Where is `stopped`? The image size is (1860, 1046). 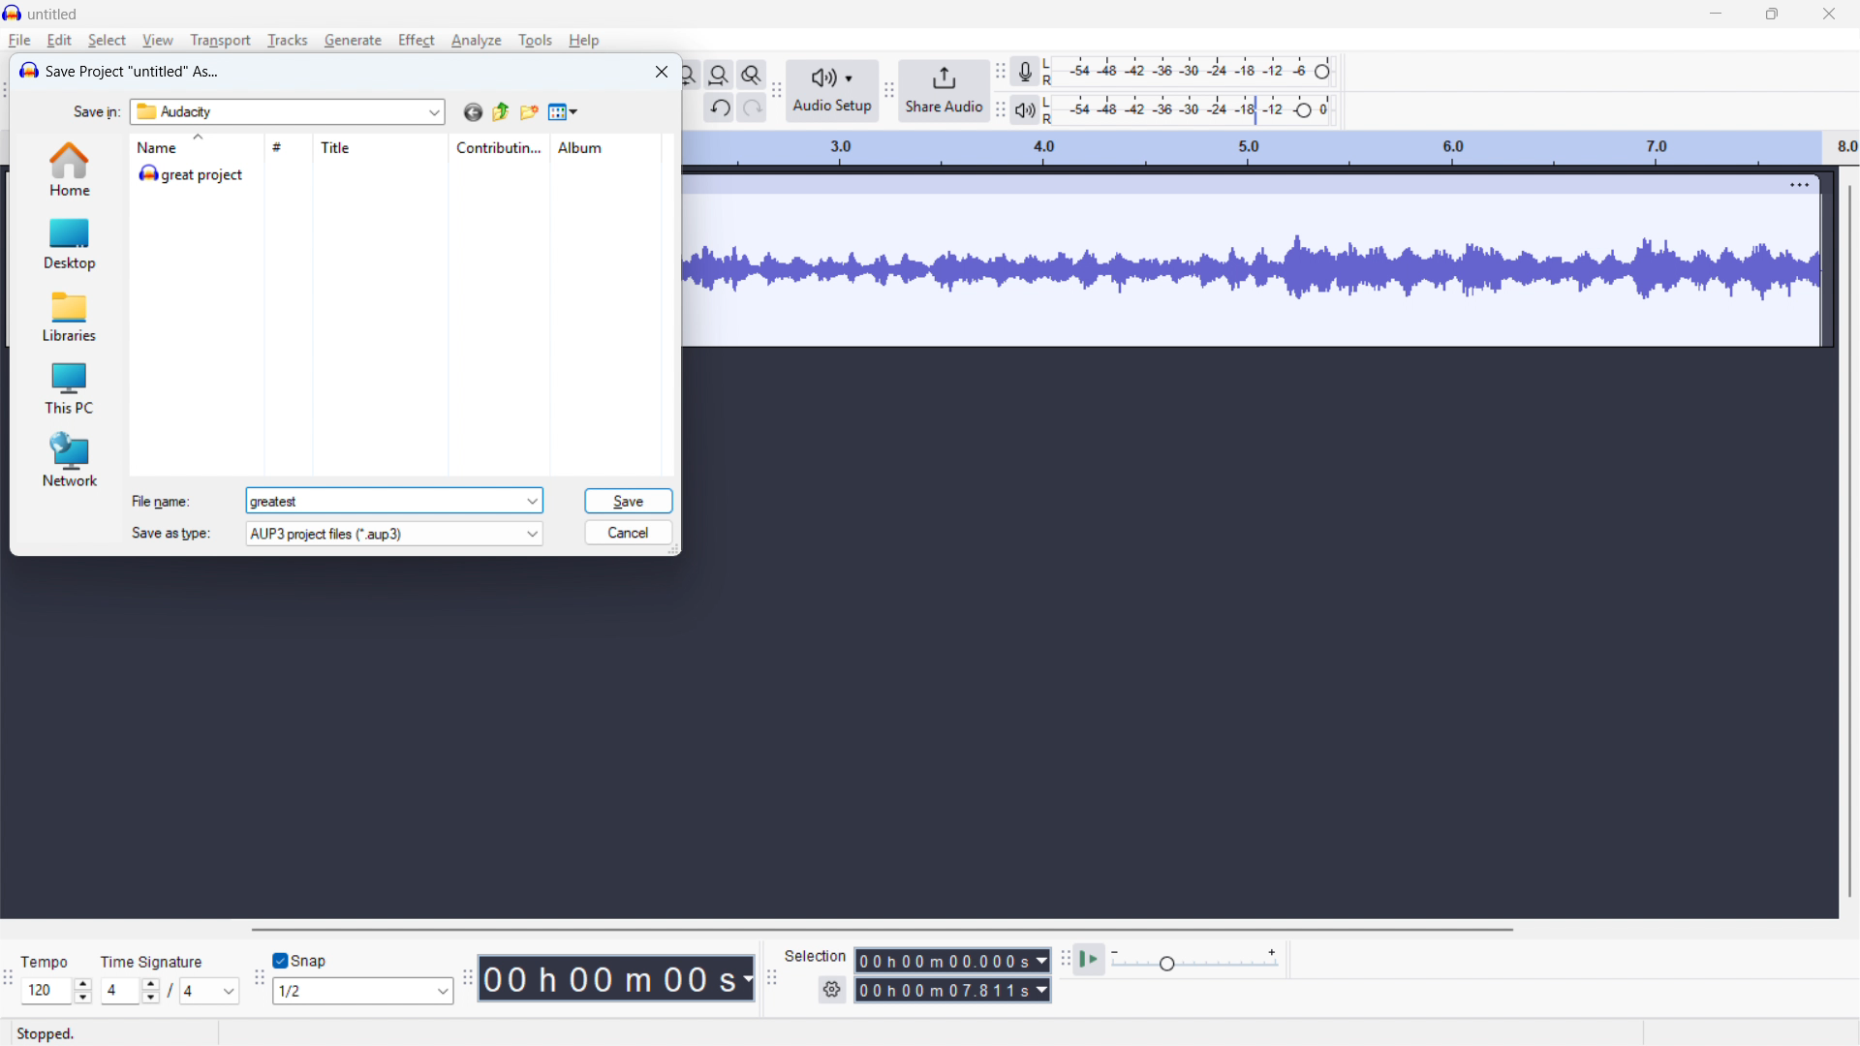
stopped is located at coordinates (48, 1034).